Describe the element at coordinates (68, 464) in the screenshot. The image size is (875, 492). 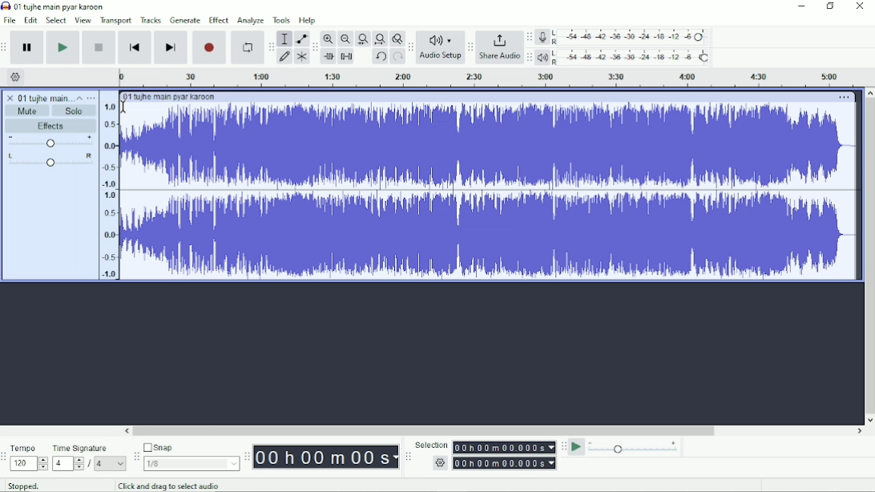
I see `4` at that location.